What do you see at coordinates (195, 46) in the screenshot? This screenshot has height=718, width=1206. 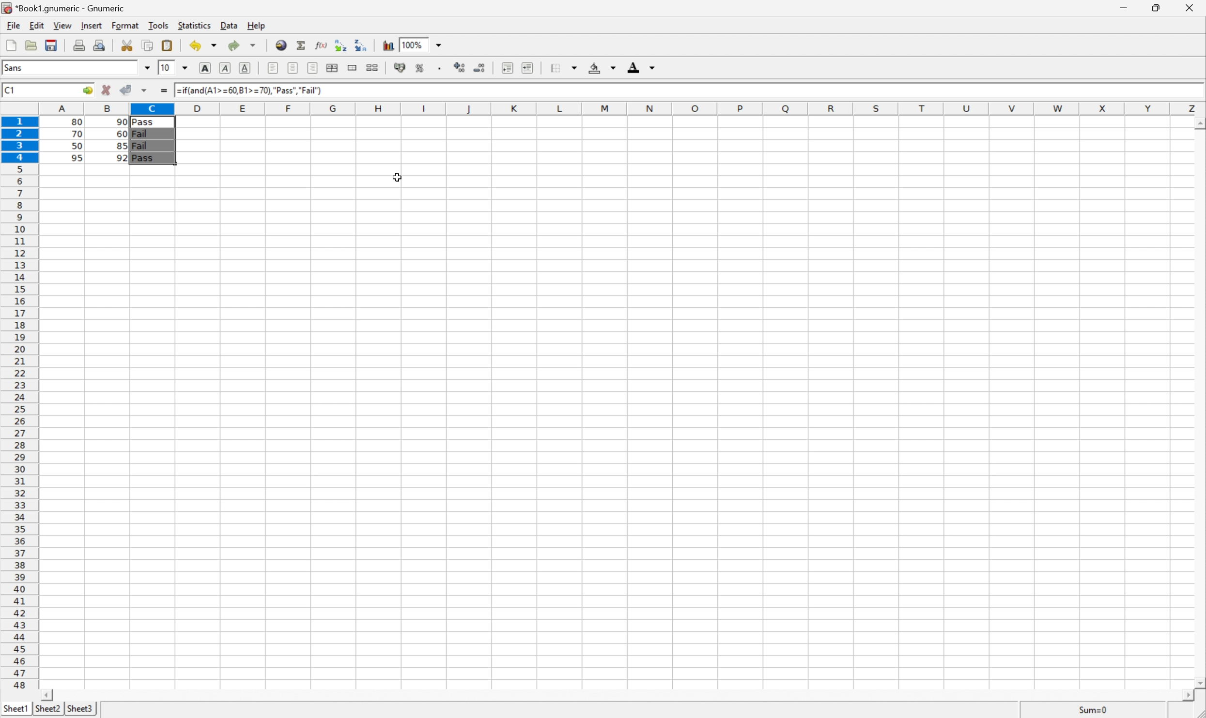 I see `Undo` at bounding box center [195, 46].